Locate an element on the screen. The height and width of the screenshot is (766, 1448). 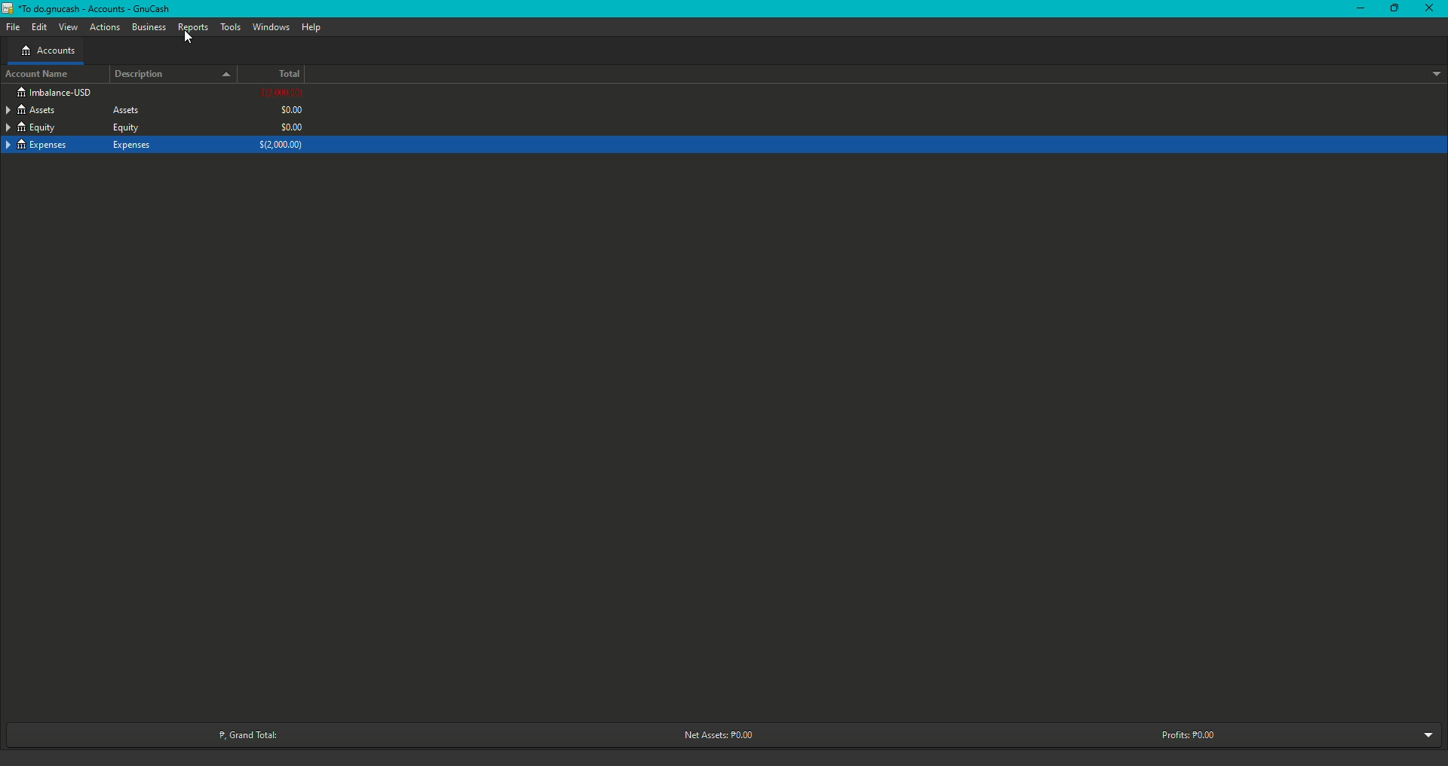
Equity is located at coordinates (83, 127).